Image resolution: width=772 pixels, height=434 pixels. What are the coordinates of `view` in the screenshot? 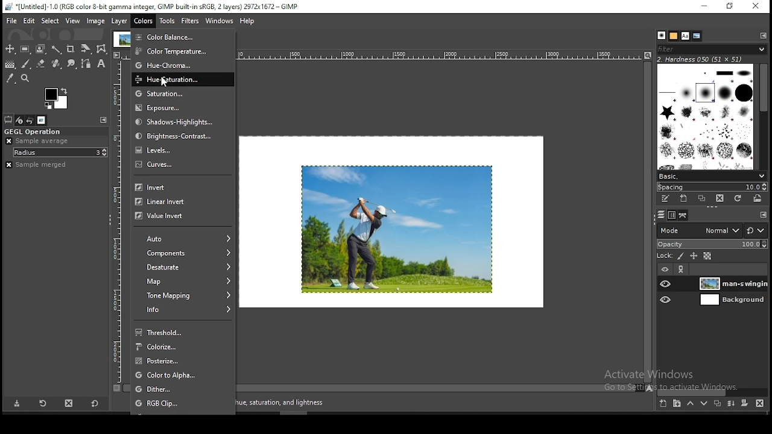 It's located at (72, 21).